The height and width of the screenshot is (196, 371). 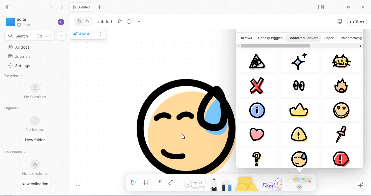 I want to click on toggle zoom, so click(x=79, y=185).